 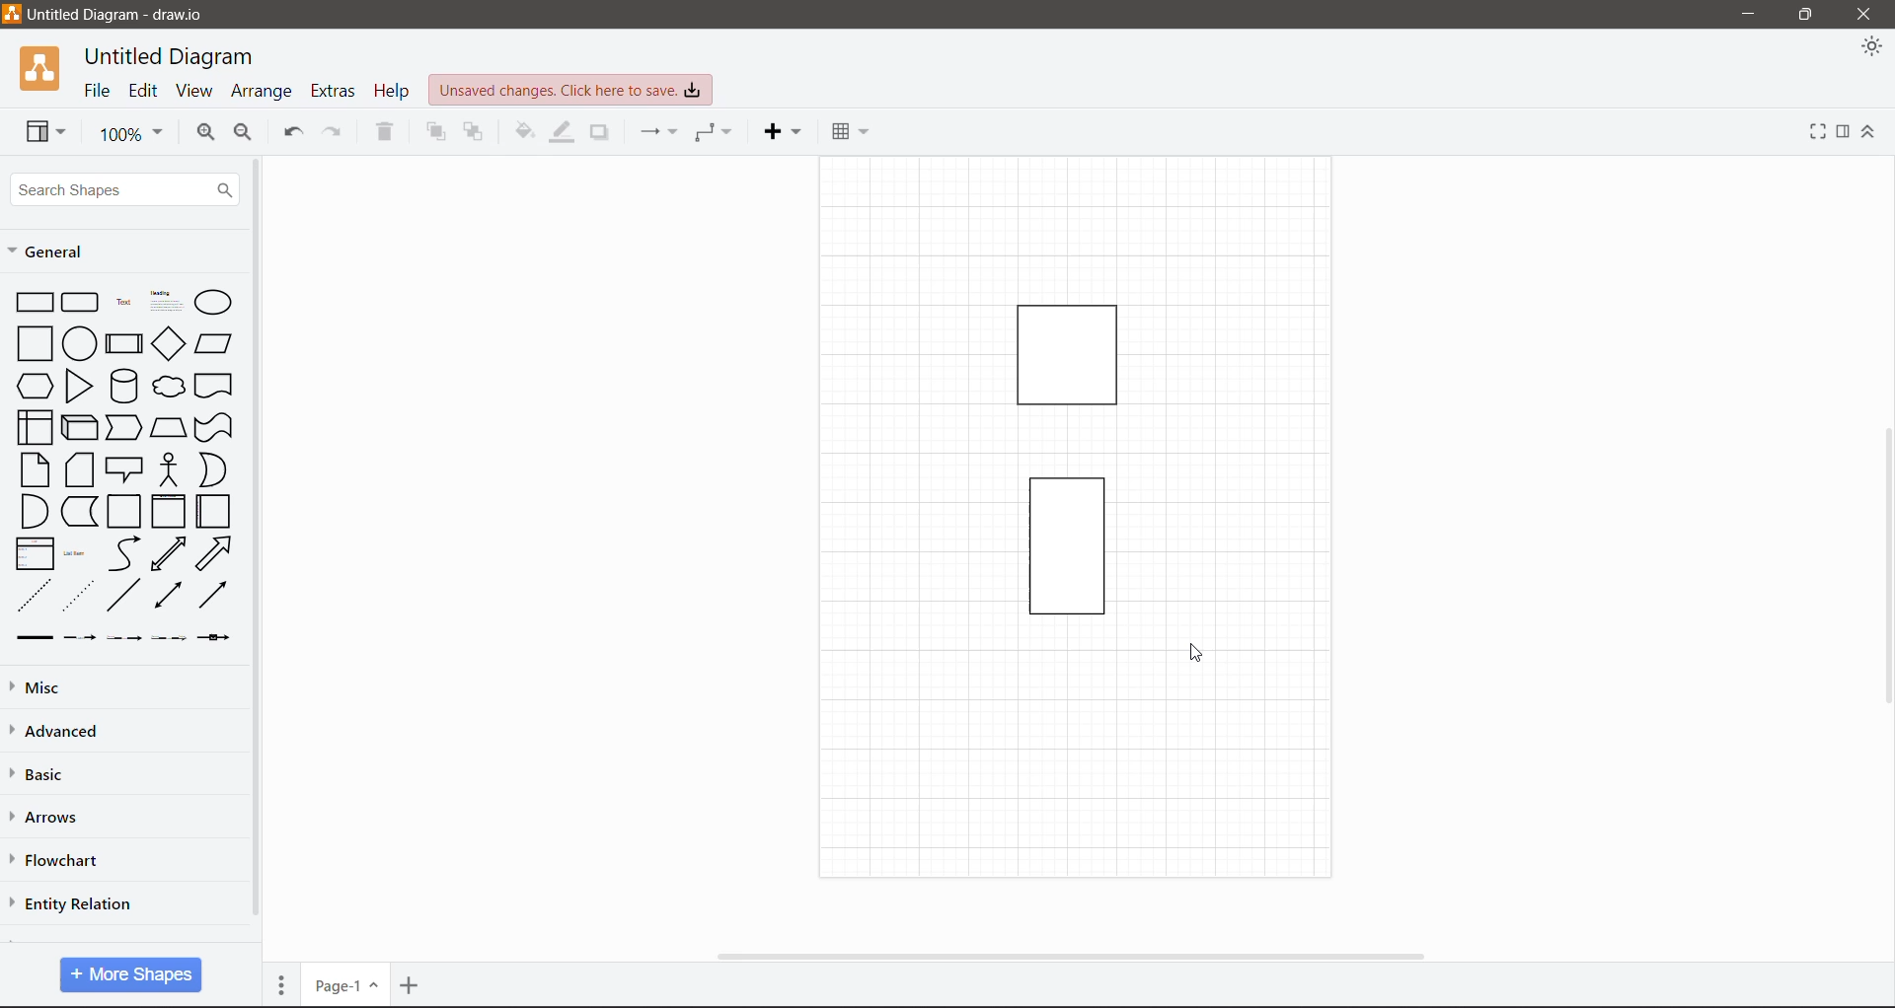 What do you see at coordinates (570, 92) in the screenshot?
I see `Unsaved Changes. Click here to save` at bounding box center [570, 92].